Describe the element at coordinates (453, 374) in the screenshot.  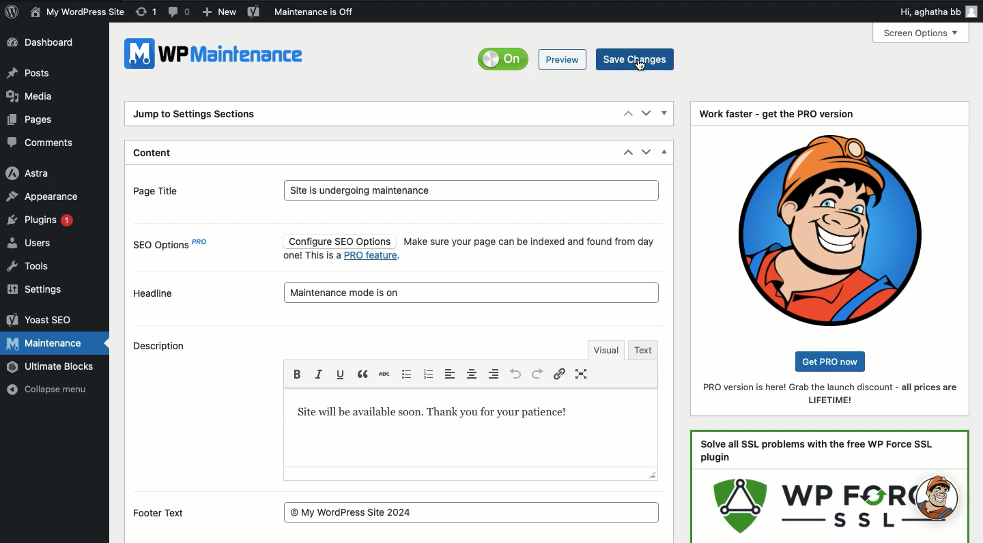
I see `Left aligned` at that location.